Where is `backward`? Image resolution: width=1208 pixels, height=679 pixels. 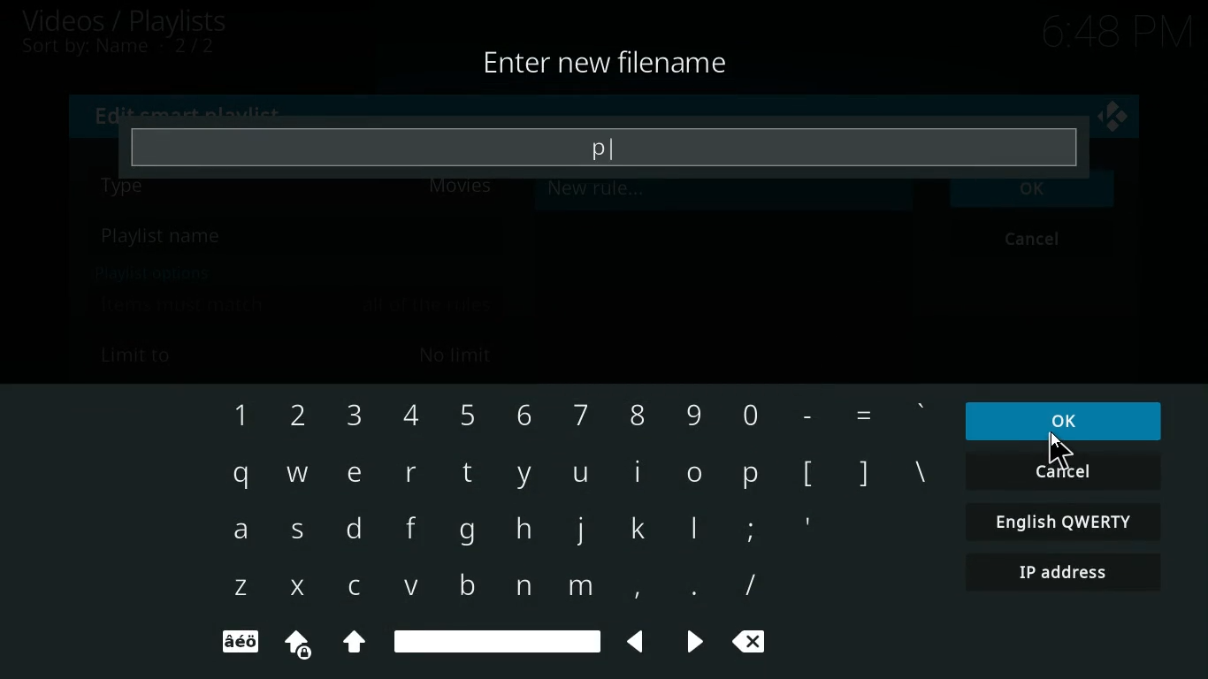
backward is located at coordinates (630, 642).